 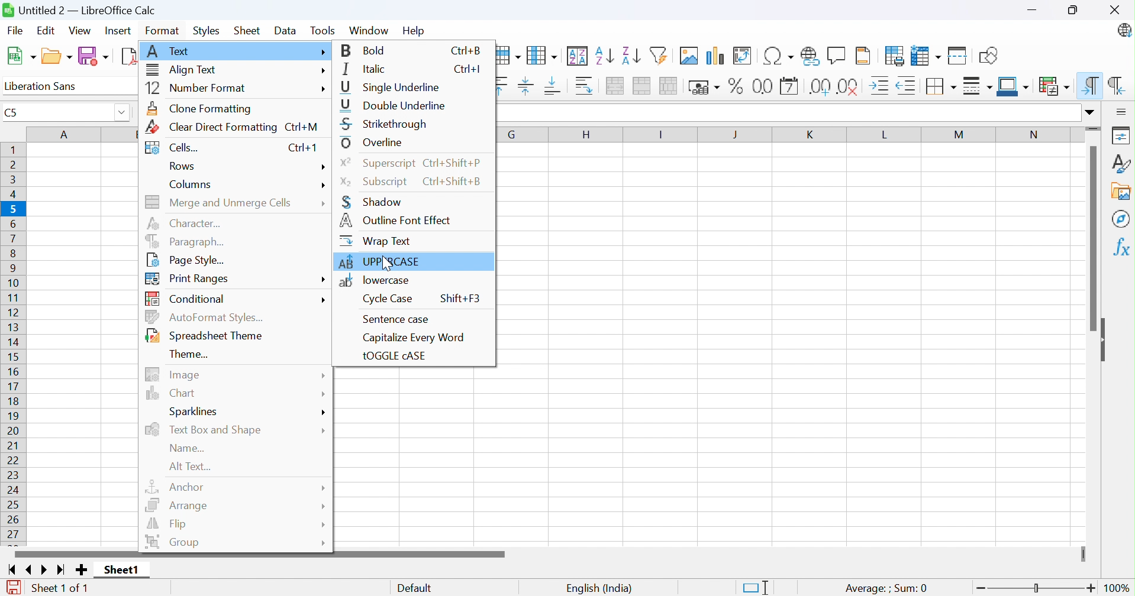 I want to click on Sidebar settings, so click(x=1119, y=112).